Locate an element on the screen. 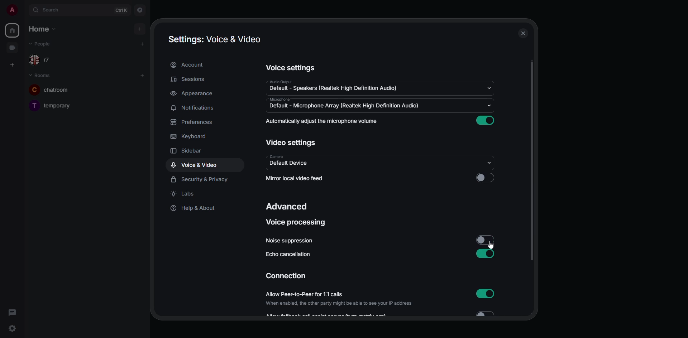 This screenshot has height=338, width=688. sessions is located at coordinates (188, 80).